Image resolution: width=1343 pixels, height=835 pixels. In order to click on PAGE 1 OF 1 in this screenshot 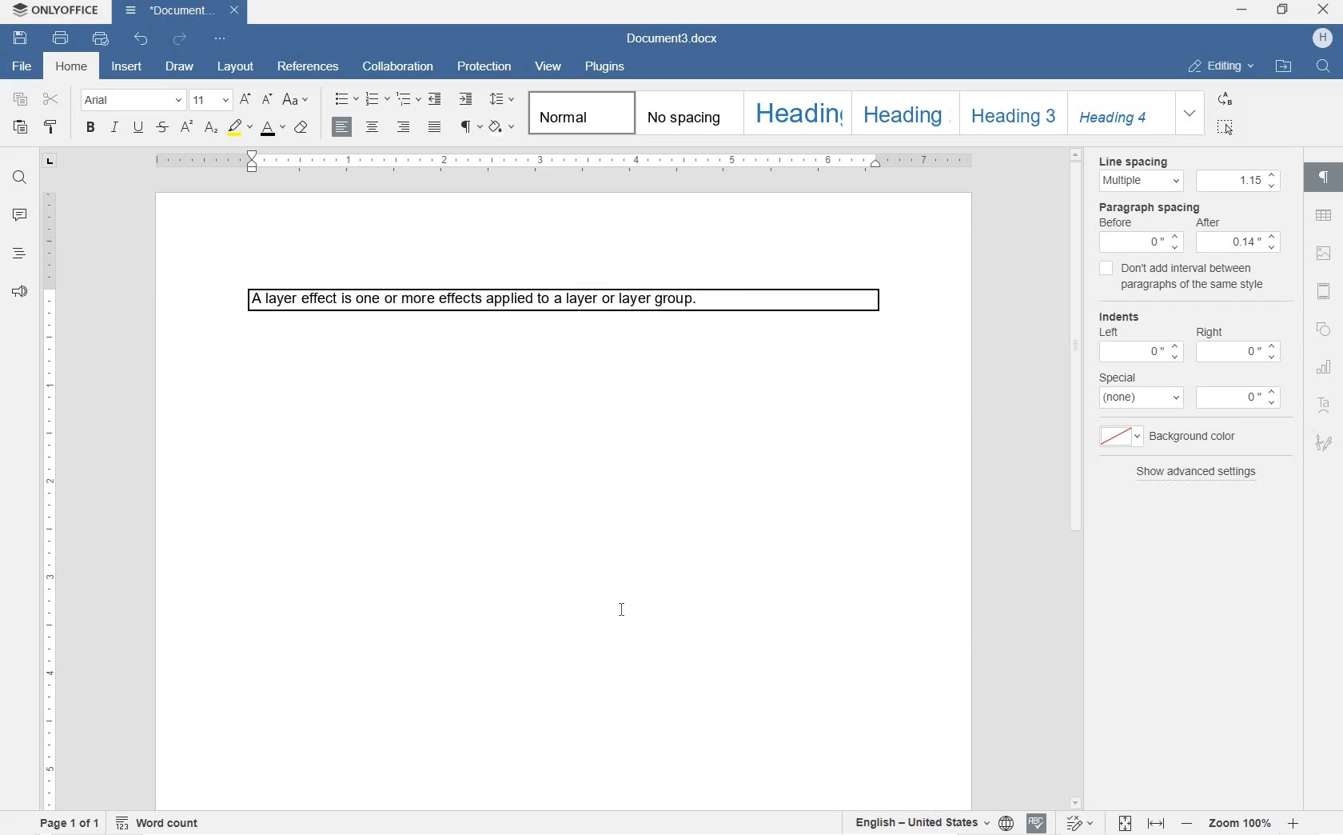, I will do `click(69, 821)`.